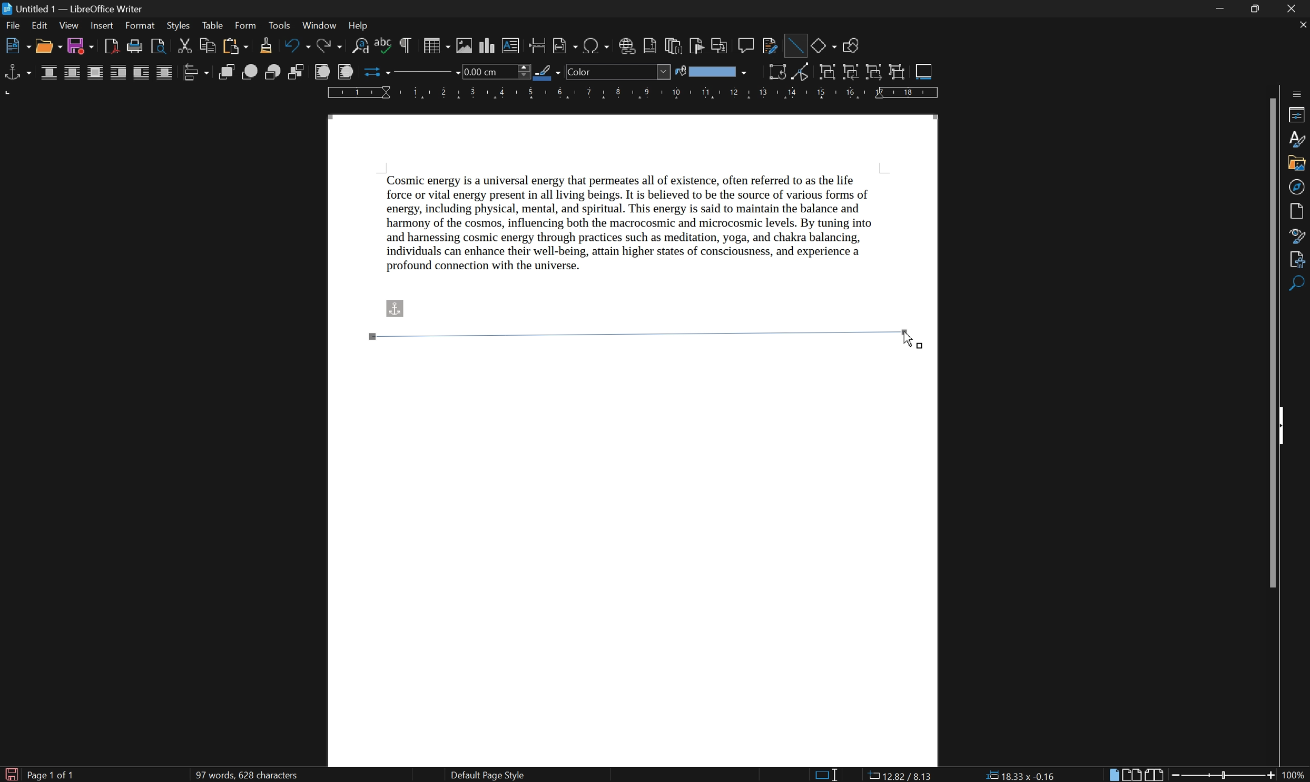  I want to click on back one, so click(274, 72).